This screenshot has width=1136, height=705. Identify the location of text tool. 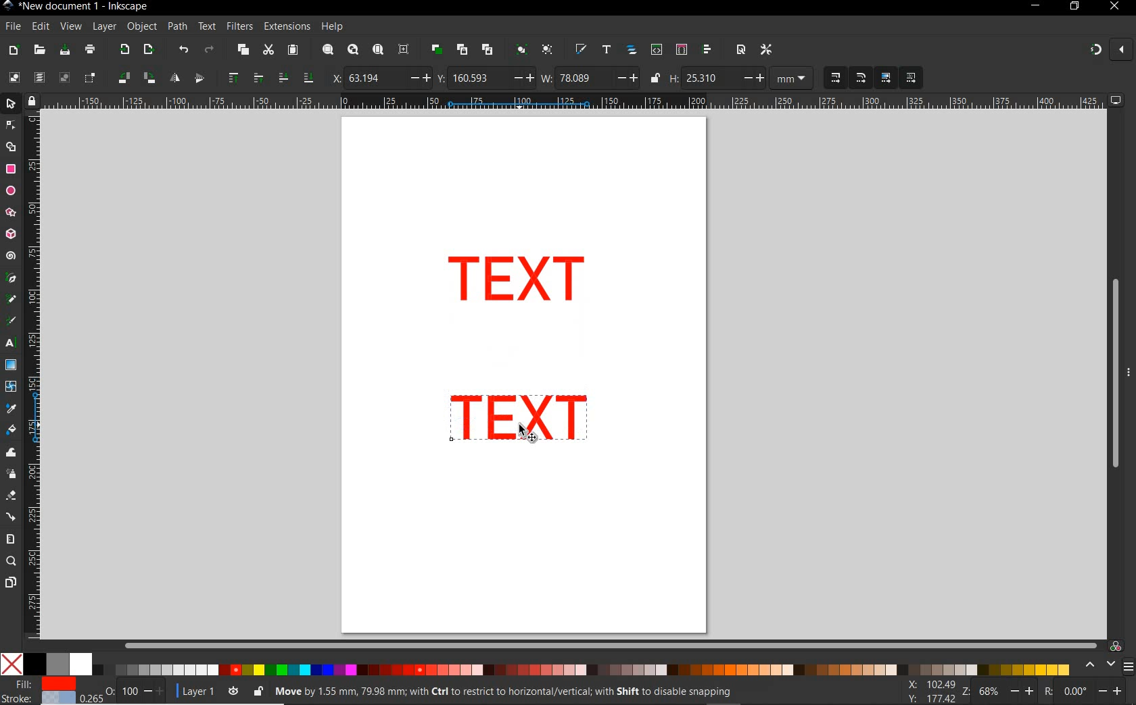
(12, 344).